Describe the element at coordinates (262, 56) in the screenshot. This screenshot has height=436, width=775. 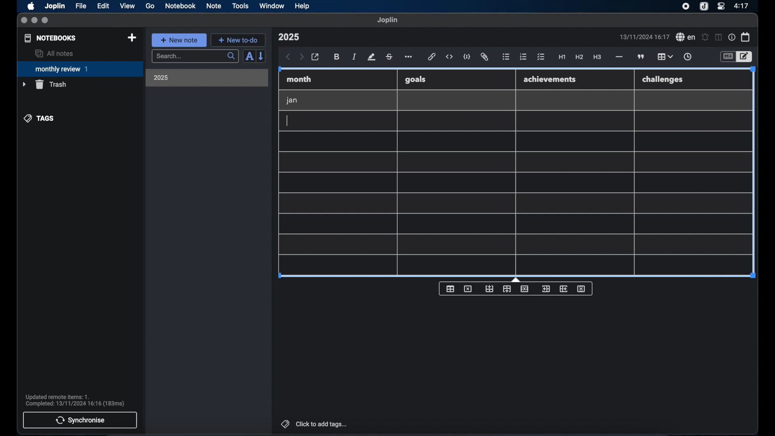
I see `reverse sort order` at that location.